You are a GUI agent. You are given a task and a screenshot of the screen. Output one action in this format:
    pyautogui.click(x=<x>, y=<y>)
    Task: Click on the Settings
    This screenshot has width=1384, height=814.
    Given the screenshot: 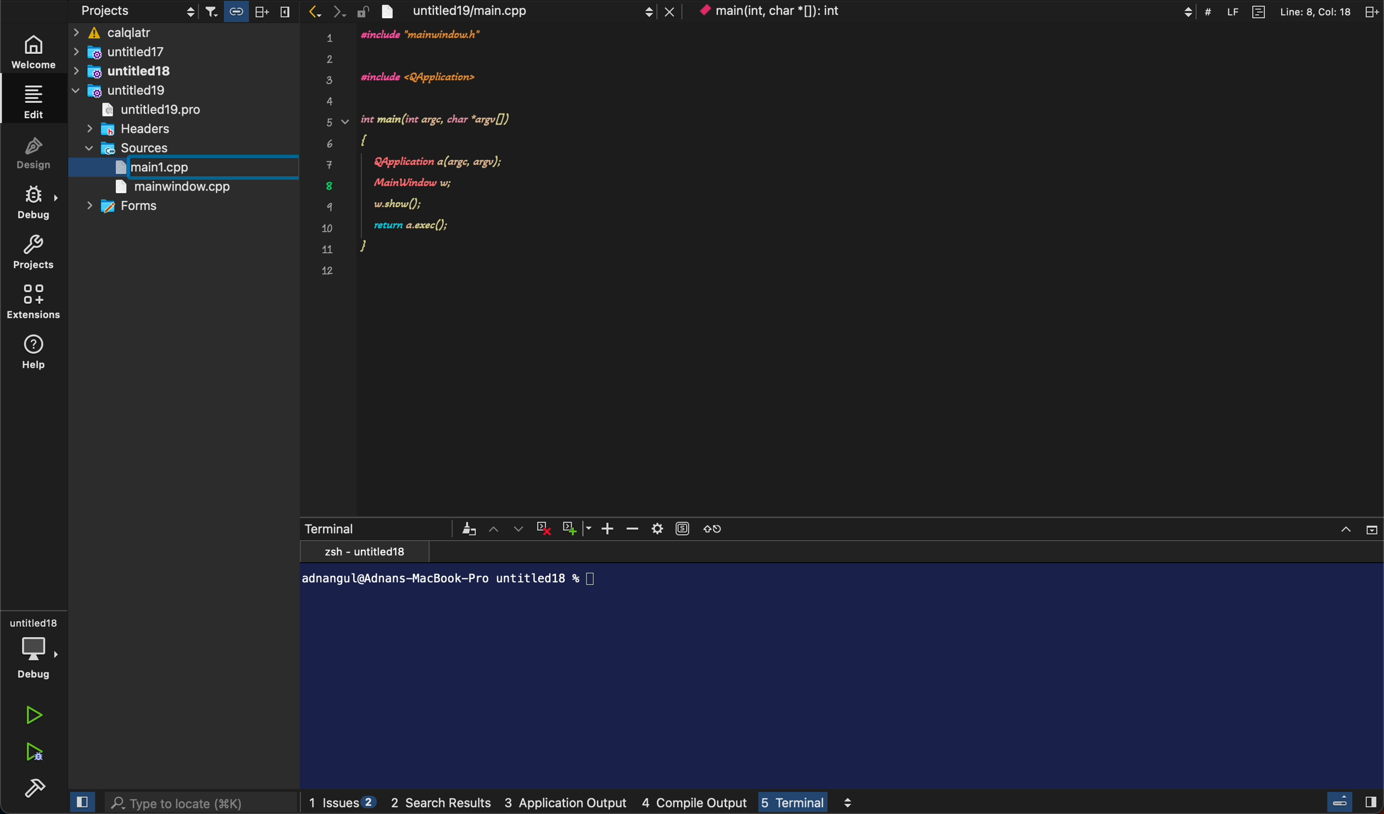 What is the action you would take?
    pyautogui.click(x=657, y=527)
    